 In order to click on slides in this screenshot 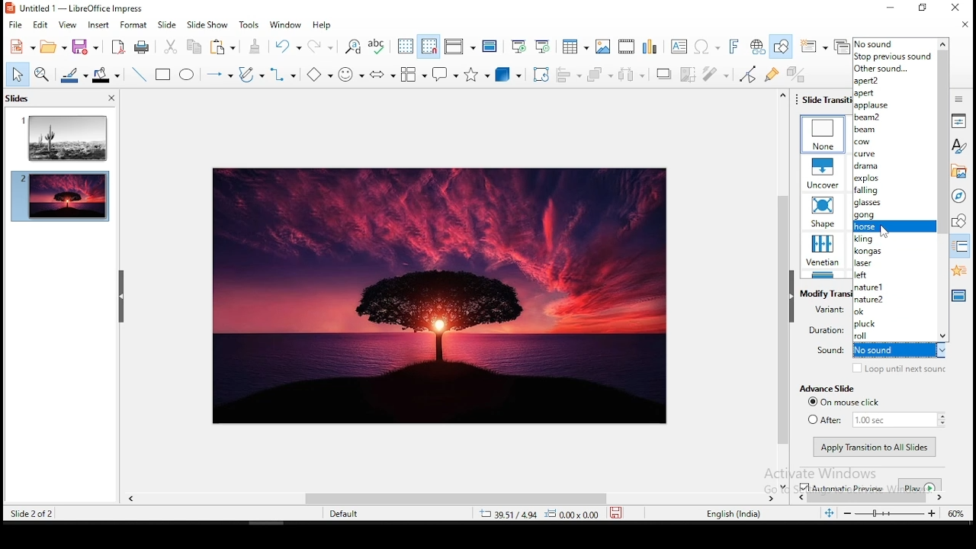, I will do `click(17, 98)`.